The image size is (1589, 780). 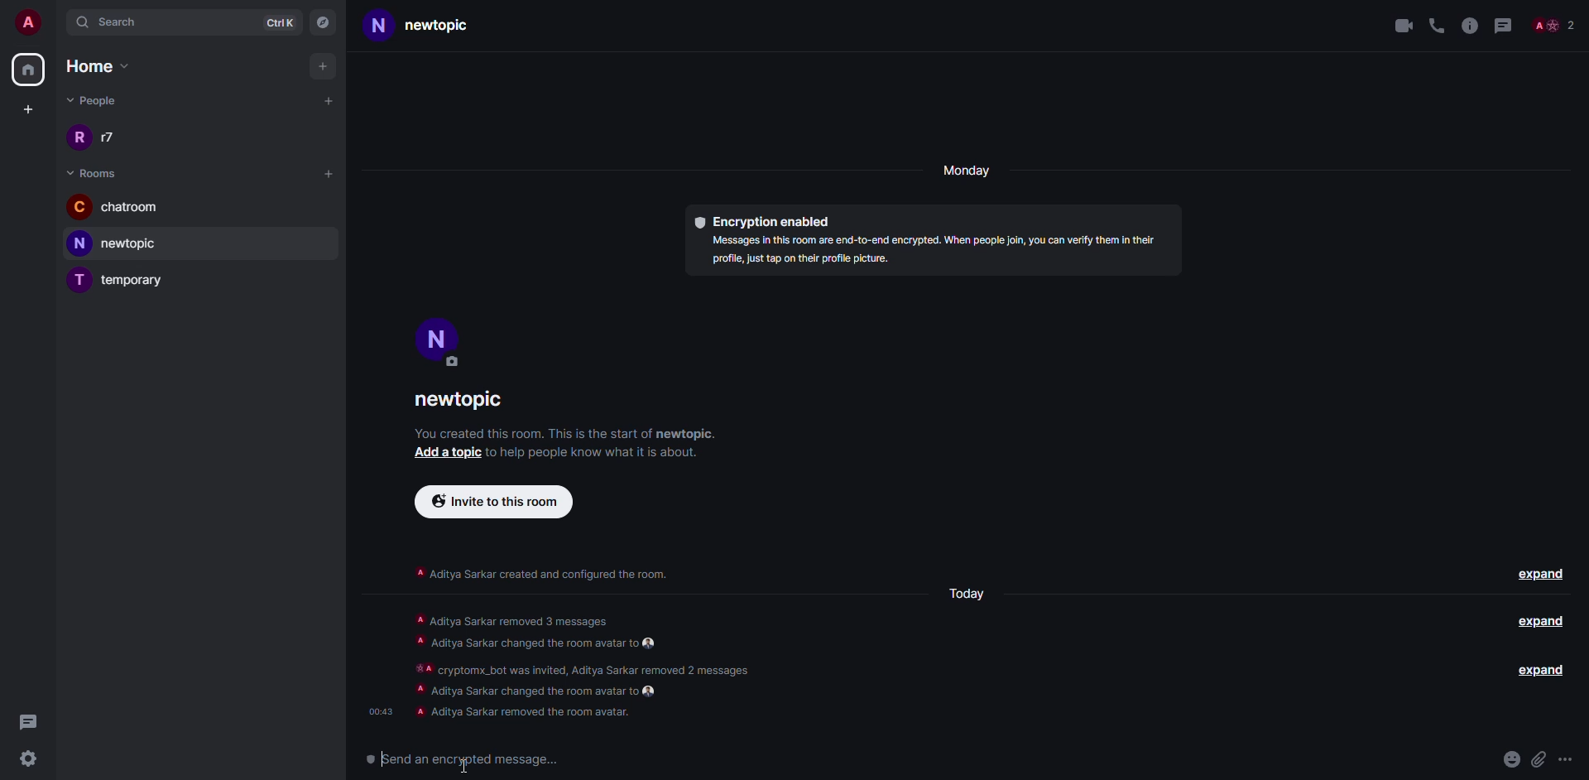 I want to click on settings, so click(x=27, y=759).